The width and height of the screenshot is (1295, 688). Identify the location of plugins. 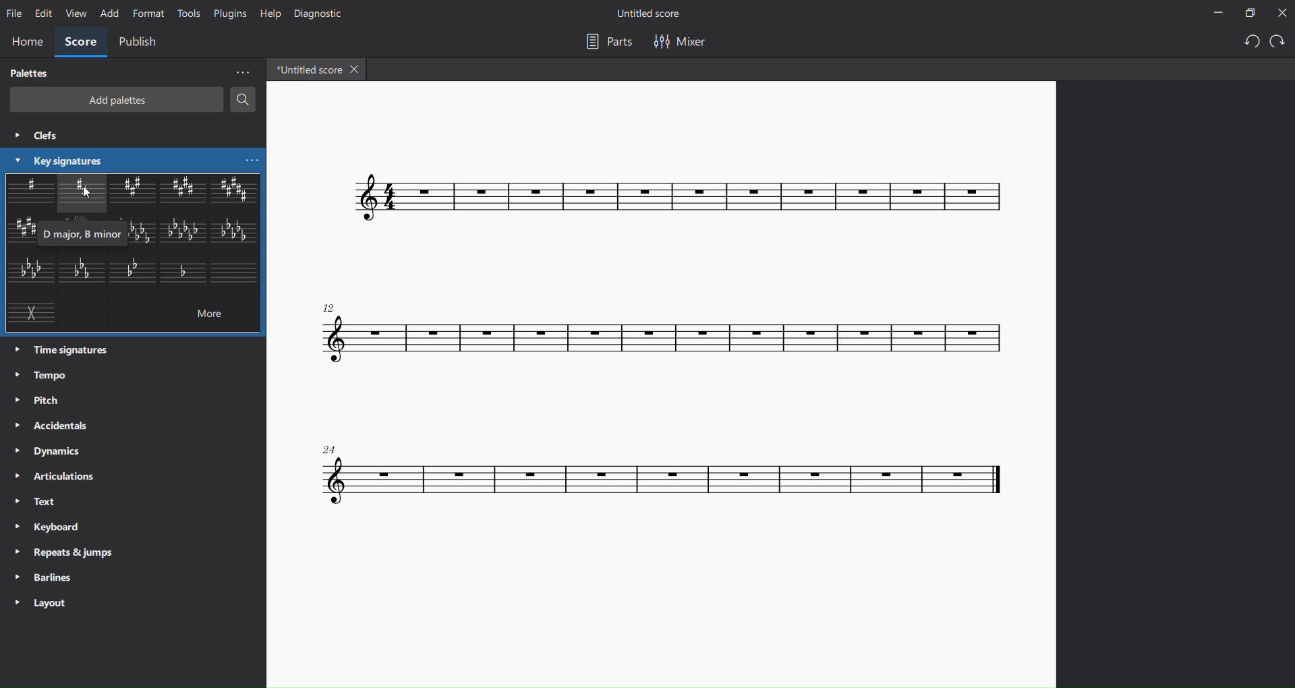
(228, 13).